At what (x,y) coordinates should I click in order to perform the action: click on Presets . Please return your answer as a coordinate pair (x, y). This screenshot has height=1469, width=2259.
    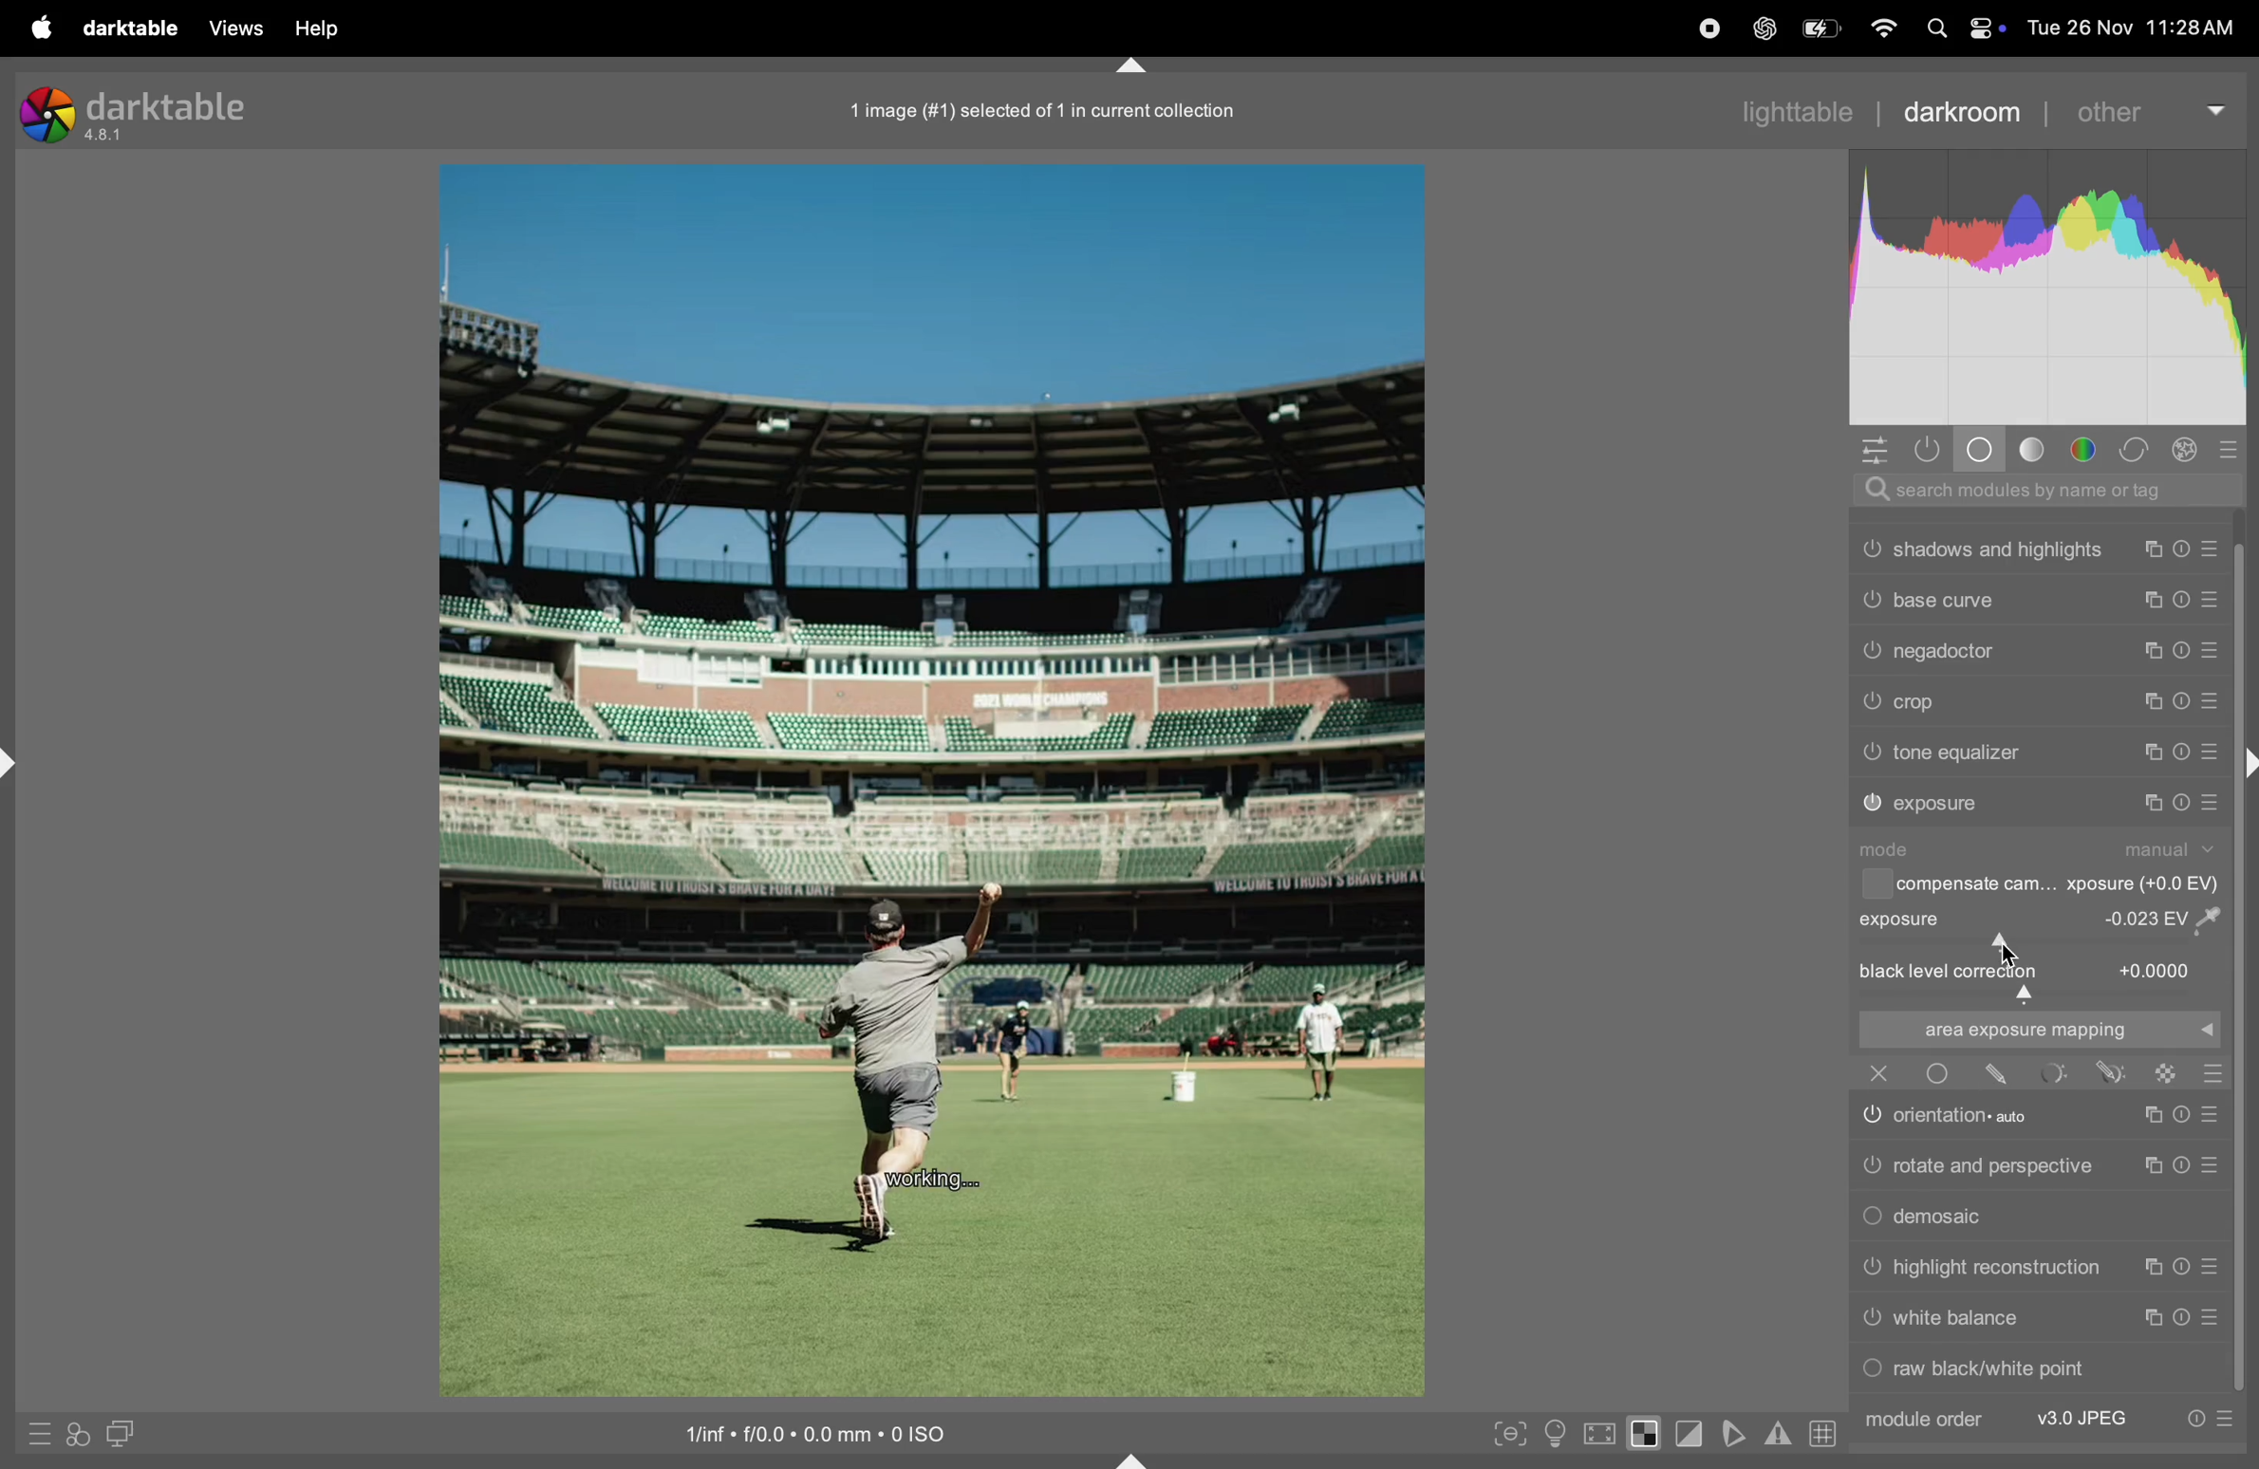
    Looking at the image, I should click on (2210, 603).